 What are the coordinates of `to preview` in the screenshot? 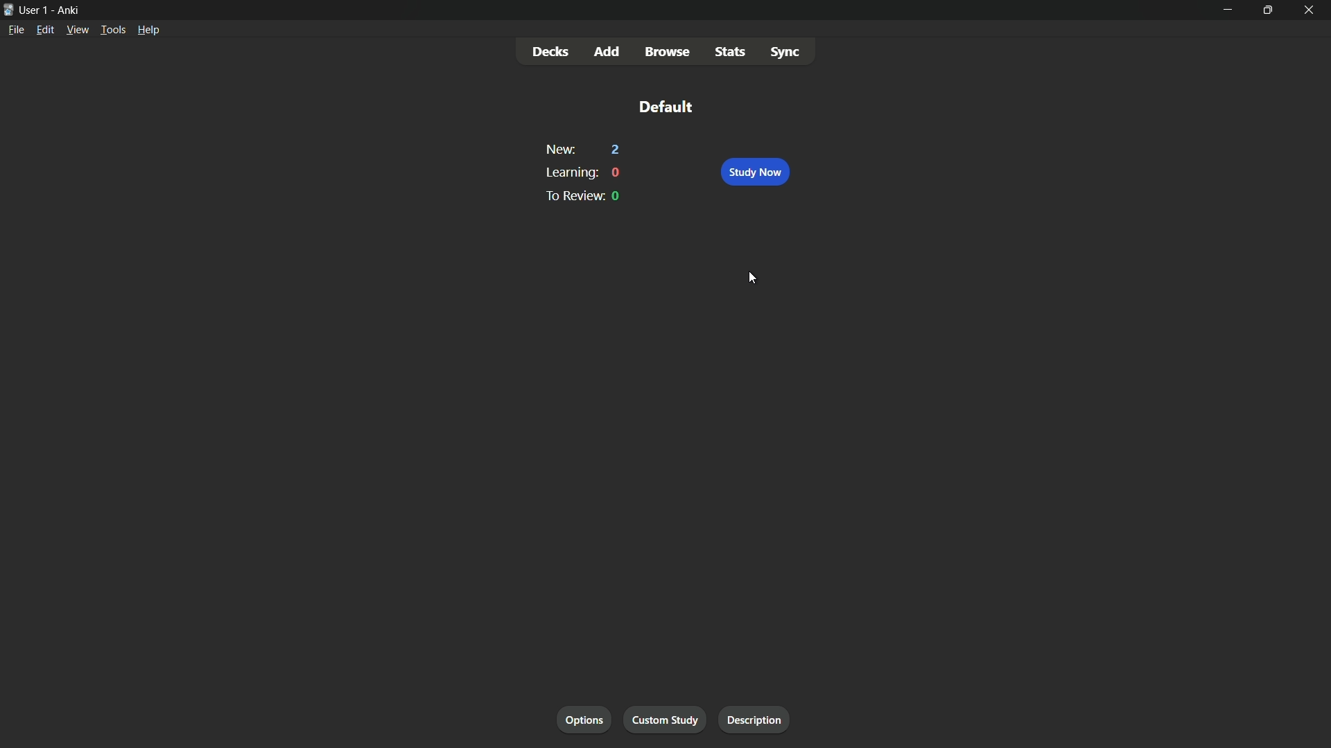 It's located at (572, 197).